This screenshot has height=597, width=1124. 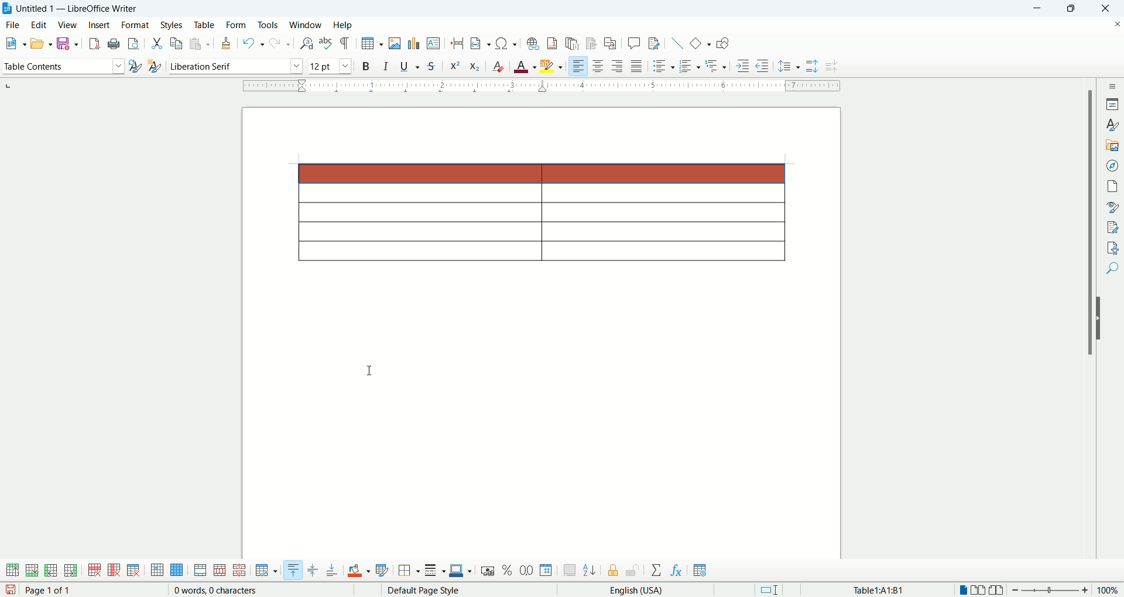 I want to click on window, so click(x=307, y=25).